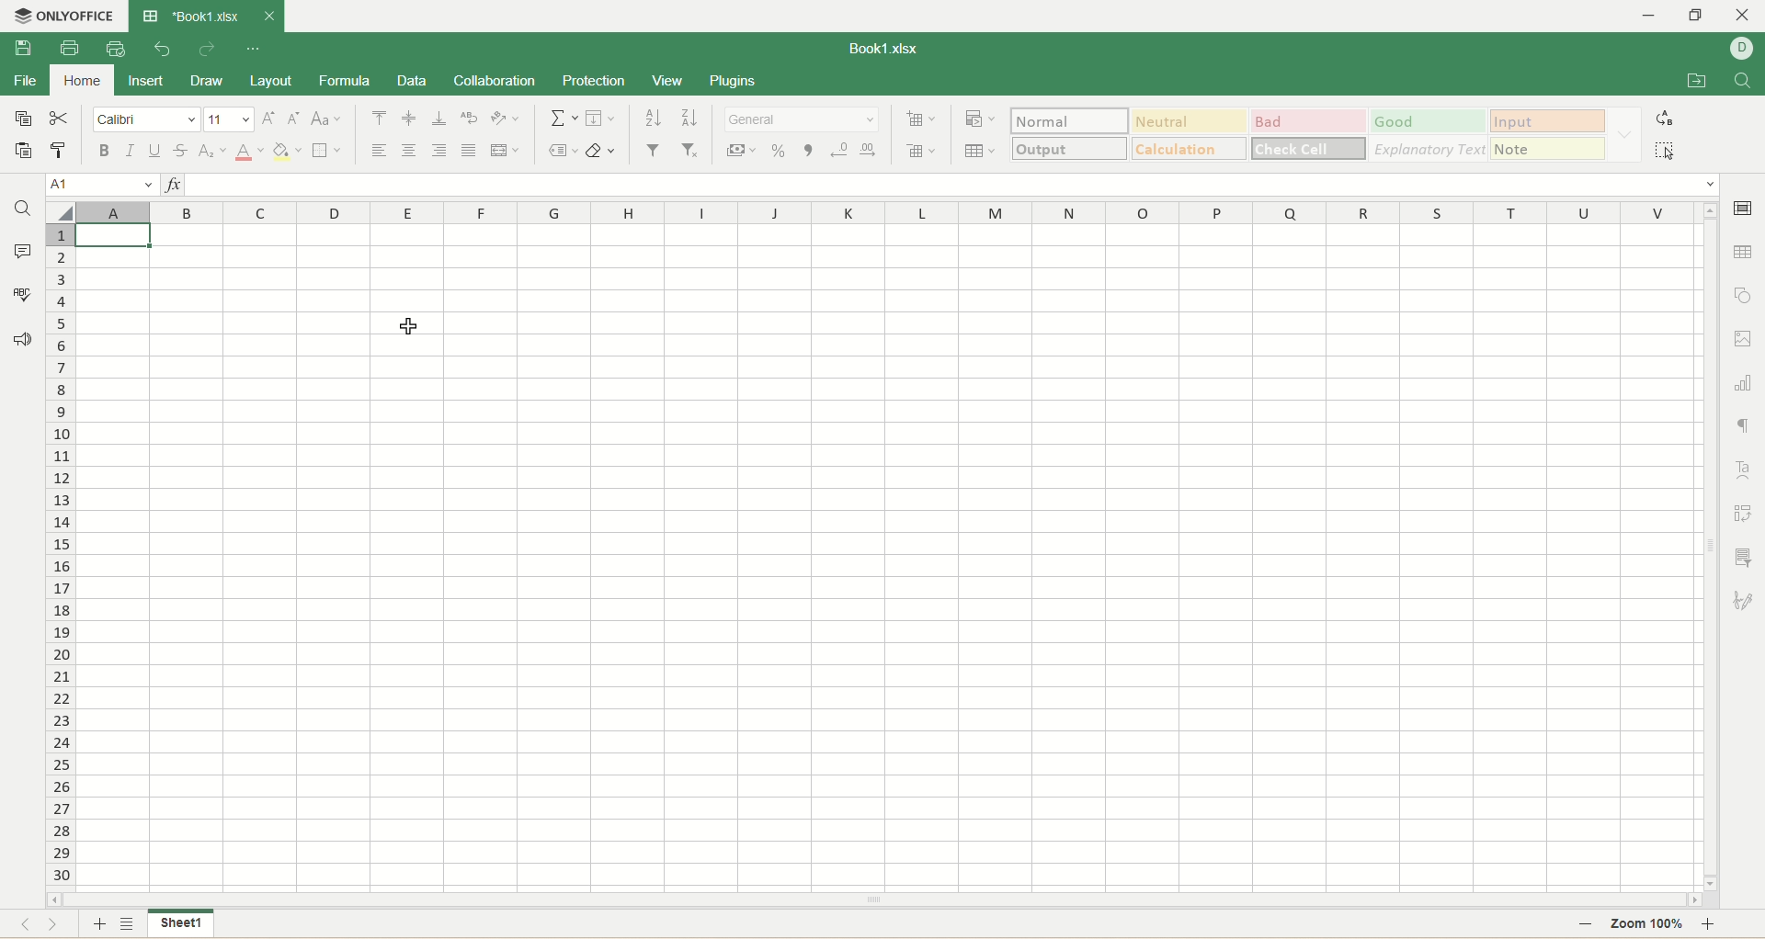  Describe the element at coordinates (165, 50) in the screenshot. I see `undo` at that location.